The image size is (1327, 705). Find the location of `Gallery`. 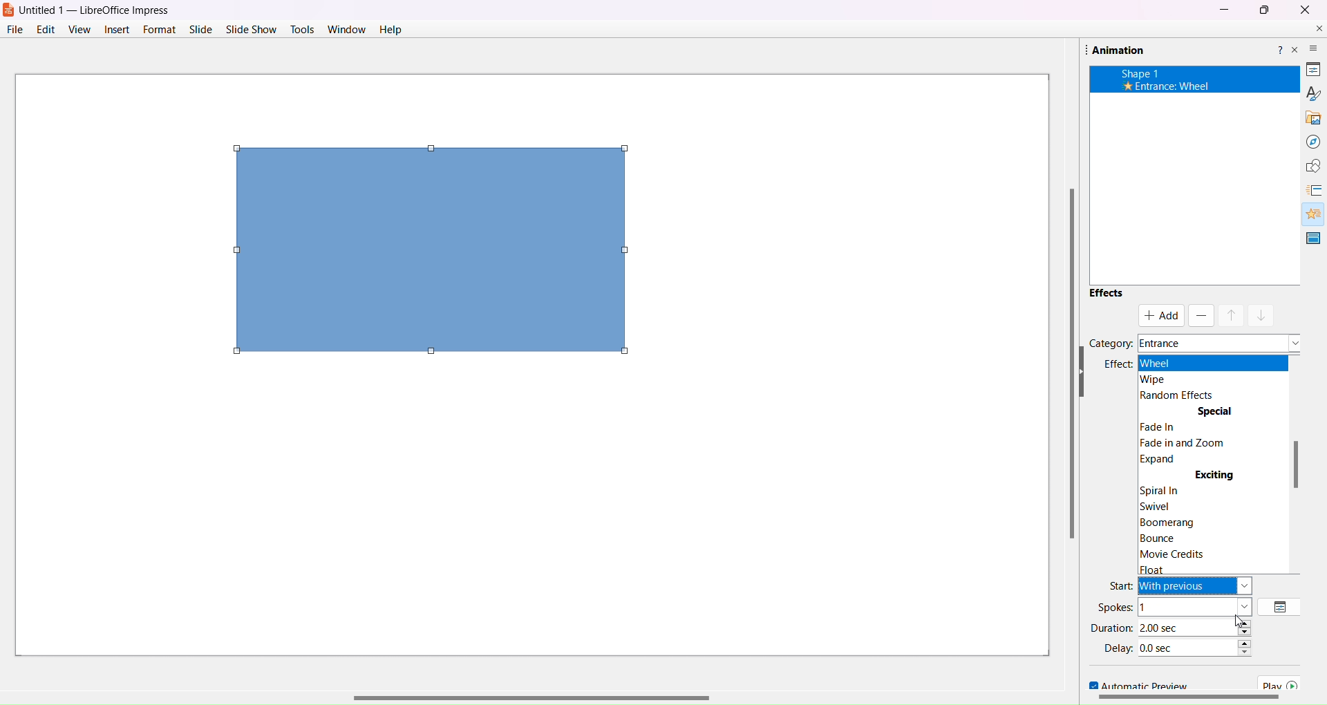

Gallery is located at coordinates (1308, 115).